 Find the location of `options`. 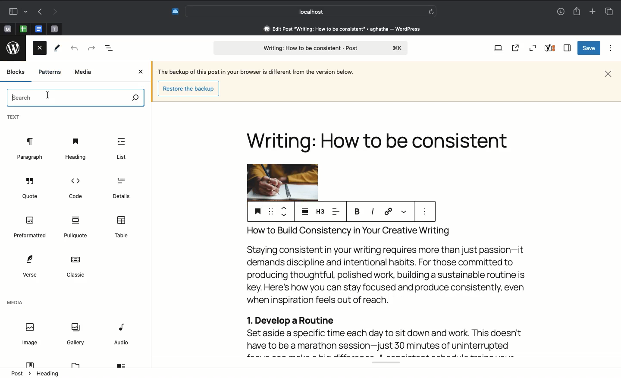

options is located at coordinates (425, 212).